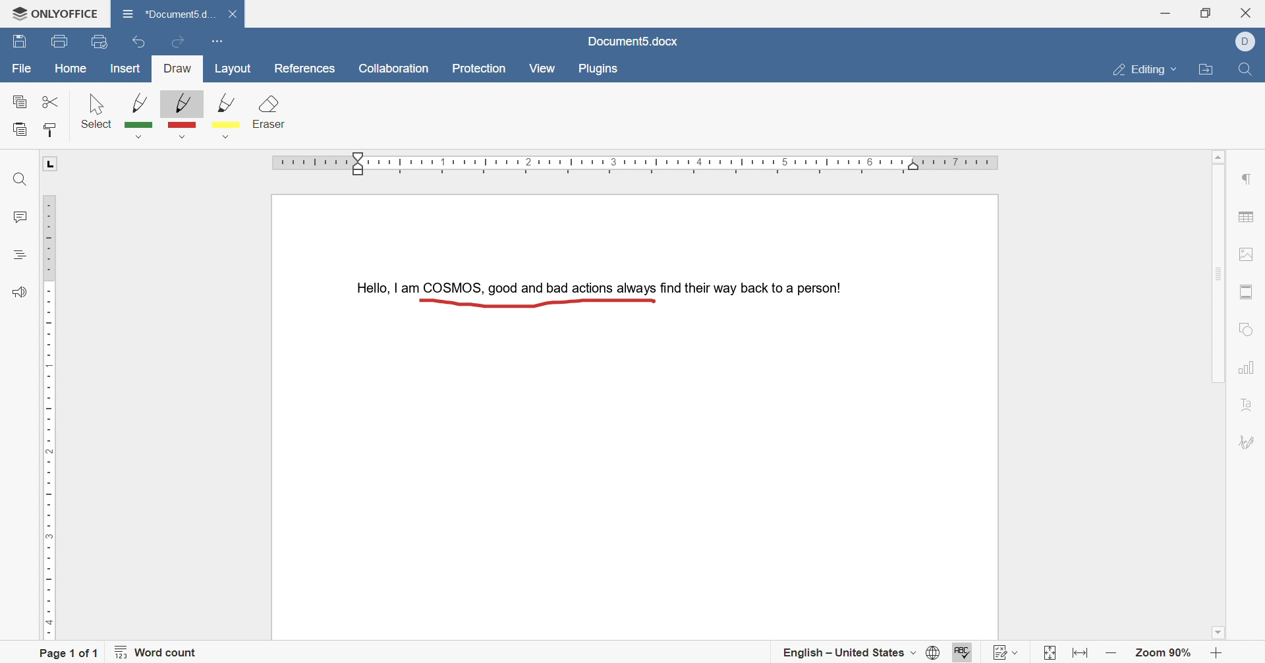  I want to click on L, so click(51, 164).